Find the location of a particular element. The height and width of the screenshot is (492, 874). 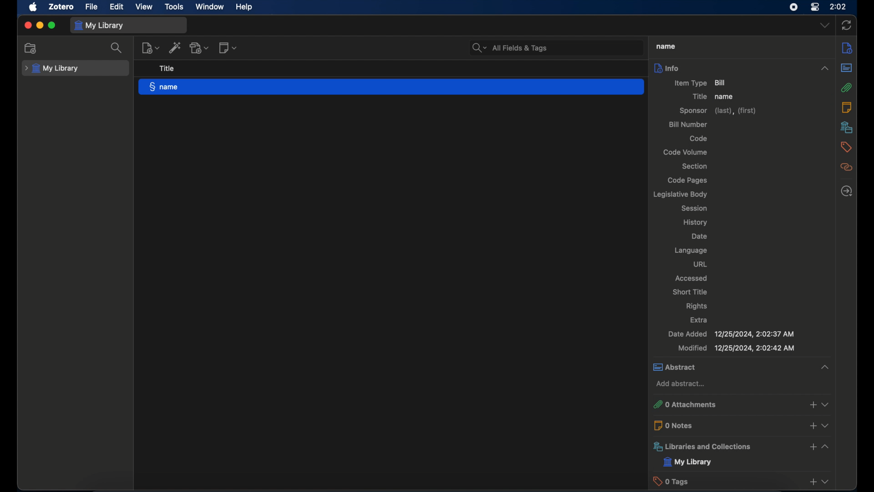

abstract is located at coordinates (741, 367).